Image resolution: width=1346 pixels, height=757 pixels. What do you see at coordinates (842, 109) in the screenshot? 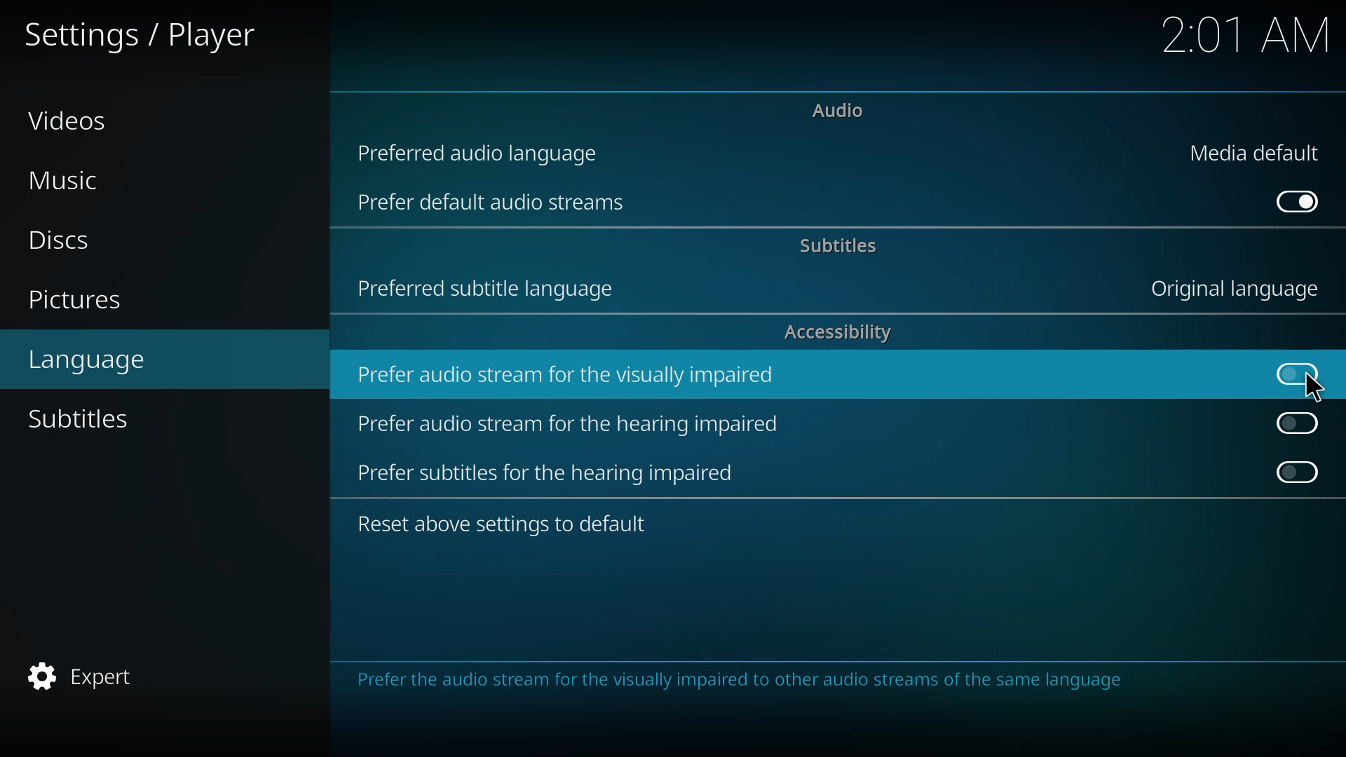
I see `audio` at bounding box center [842, 109].